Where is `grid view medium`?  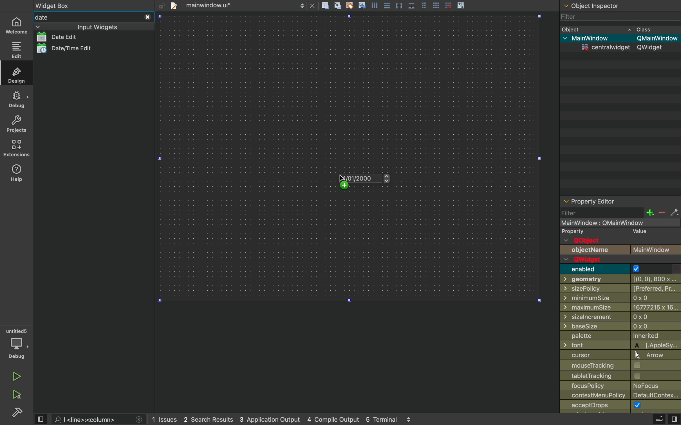
grid view medium is located at coordinates (424, 5).